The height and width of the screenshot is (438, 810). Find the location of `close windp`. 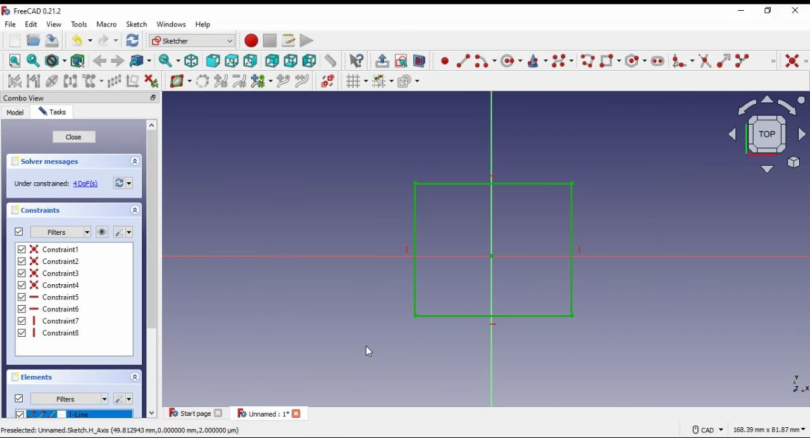

close windp is located at coordinates (796, 10).